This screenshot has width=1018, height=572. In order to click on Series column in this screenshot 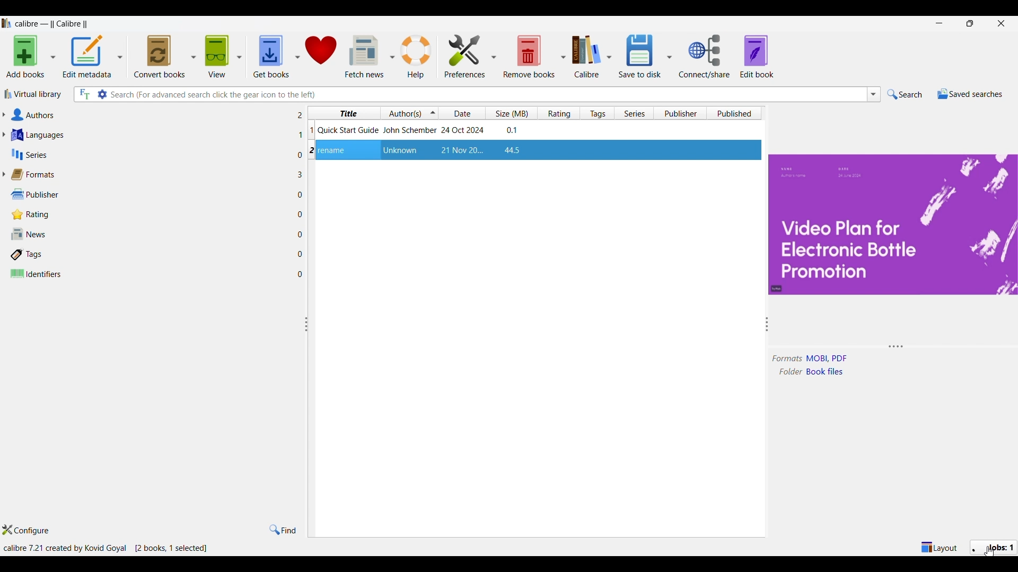, I will do `click(634, 113)`.